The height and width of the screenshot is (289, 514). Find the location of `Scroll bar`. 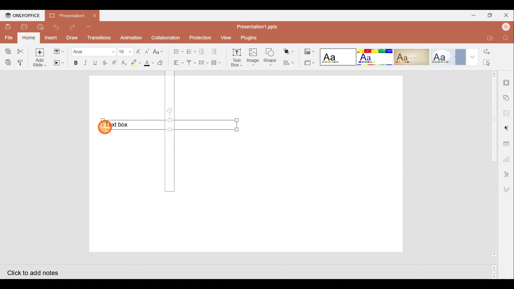

Scroll bar is located at coordinates (492, 175).